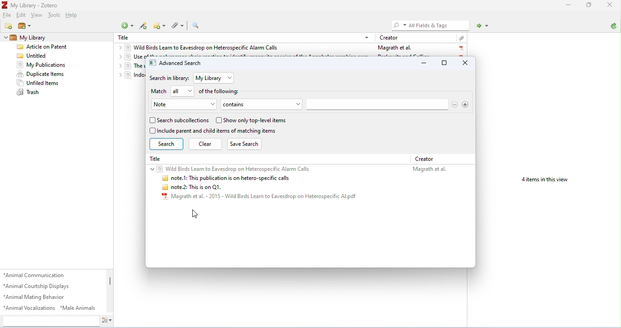  What do you see at coordinates (118, 75) in the screenshot?
I see `drop-down` at bounding box center [118, 75].